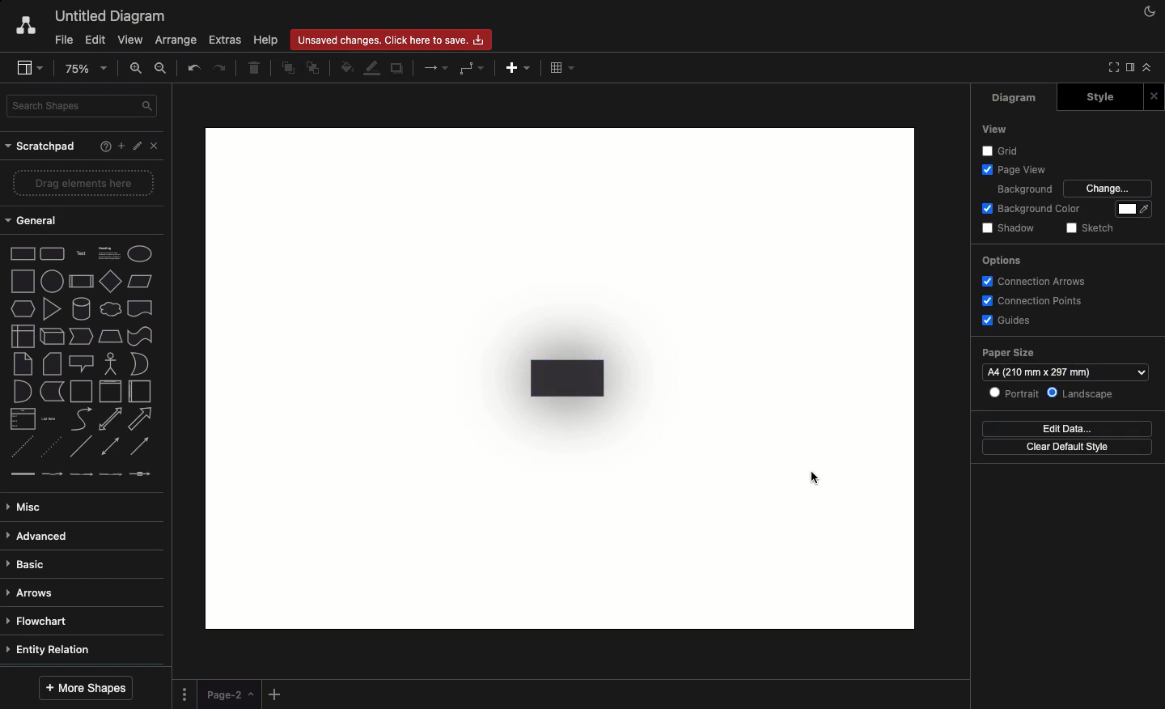 This screenshot has width=1165, height=709. Describe the element at coordinates (1064, 363) in the screenshot. I see `Paper size` at that location.